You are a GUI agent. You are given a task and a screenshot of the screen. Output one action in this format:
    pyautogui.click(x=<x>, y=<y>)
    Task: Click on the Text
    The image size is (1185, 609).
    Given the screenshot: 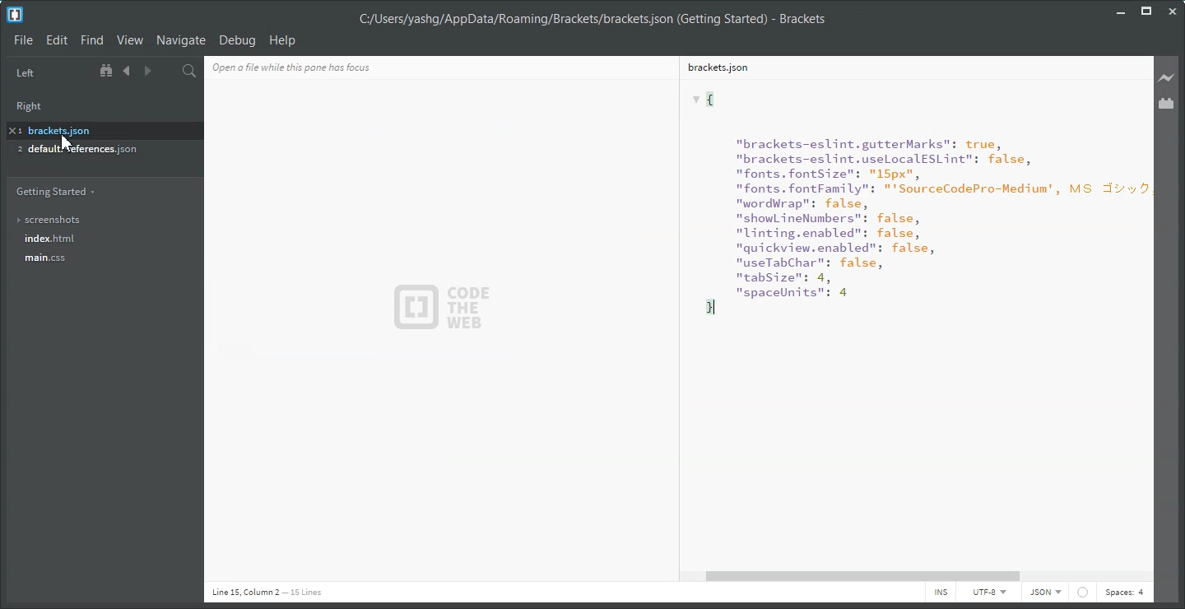 What is the action you would take?
    pyautogui.click(x=592, y=20)
    